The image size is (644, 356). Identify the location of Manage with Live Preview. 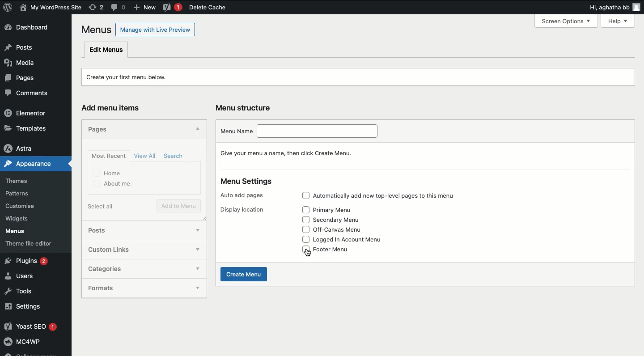
(155, 29).